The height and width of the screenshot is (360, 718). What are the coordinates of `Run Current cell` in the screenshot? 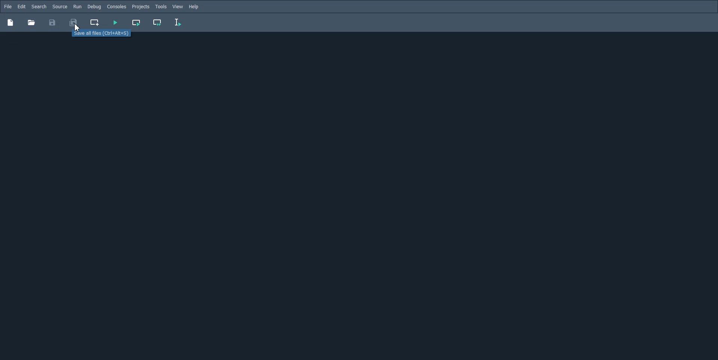 It's located at (137, 22).